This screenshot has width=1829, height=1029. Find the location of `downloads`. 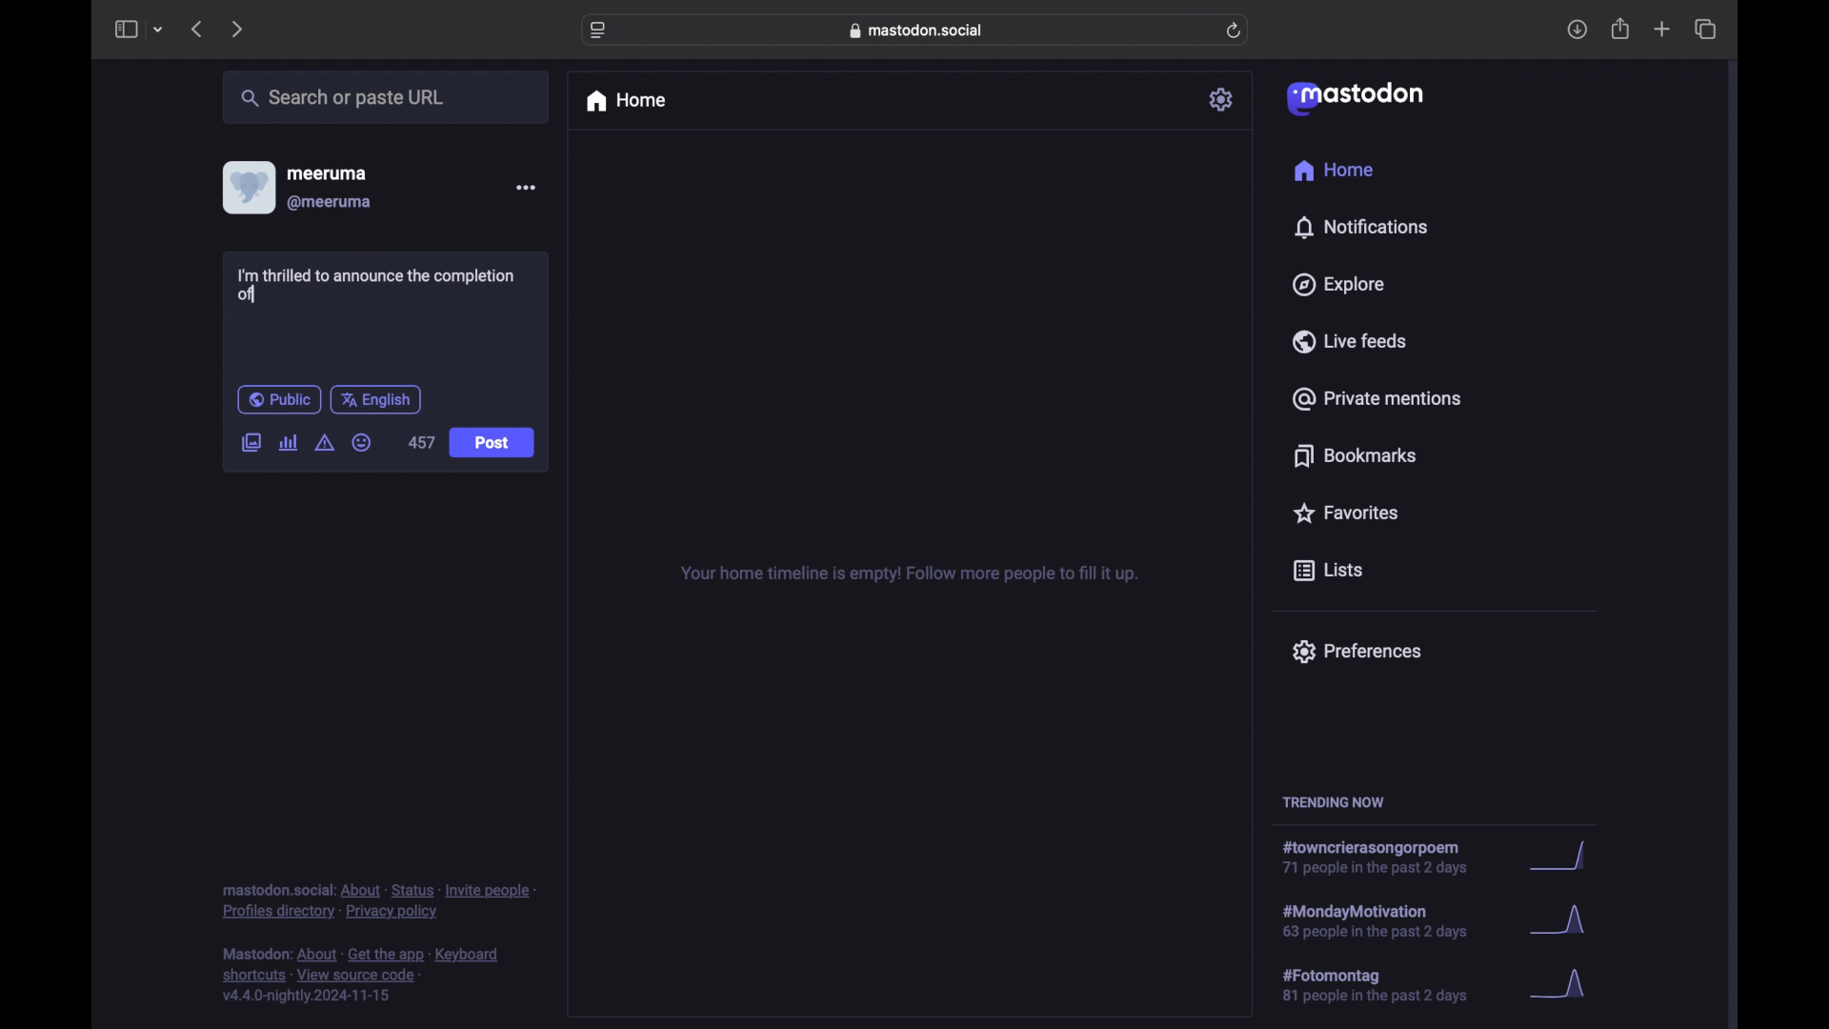

downloads is located at coordinates (1577, 30).